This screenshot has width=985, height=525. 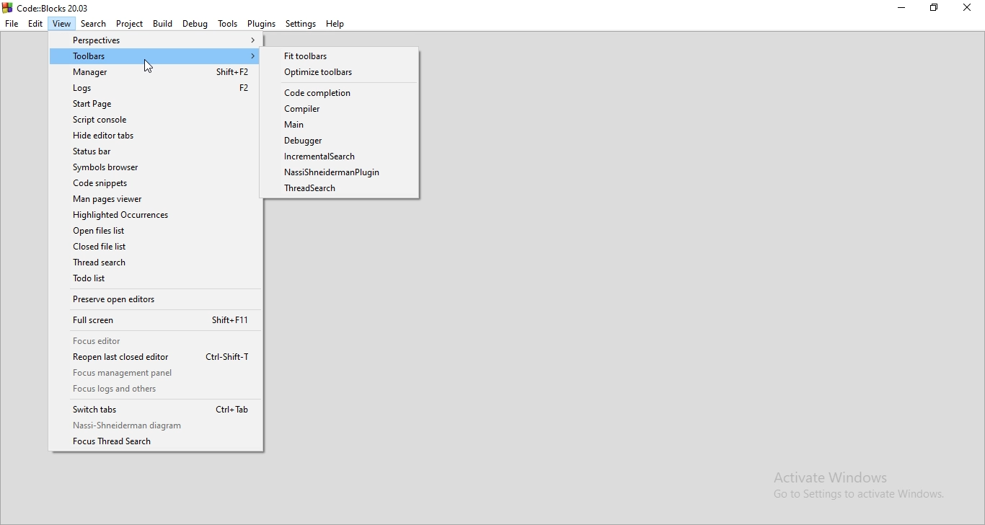 What do you see at coordinates (226, 24) in the screenshot?
I see `Tools ` at bounding box center [226, 24].